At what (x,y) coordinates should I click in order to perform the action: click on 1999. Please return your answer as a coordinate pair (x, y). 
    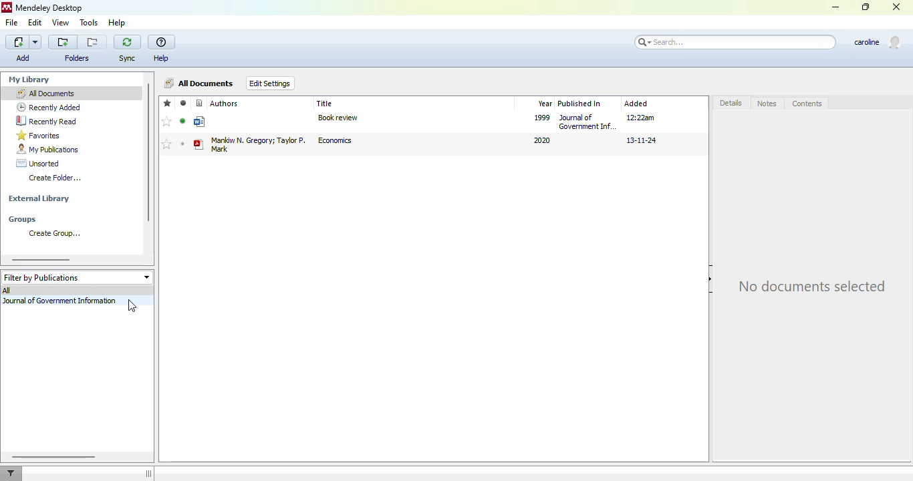
    Looking at the image, I should click on (542, 117).